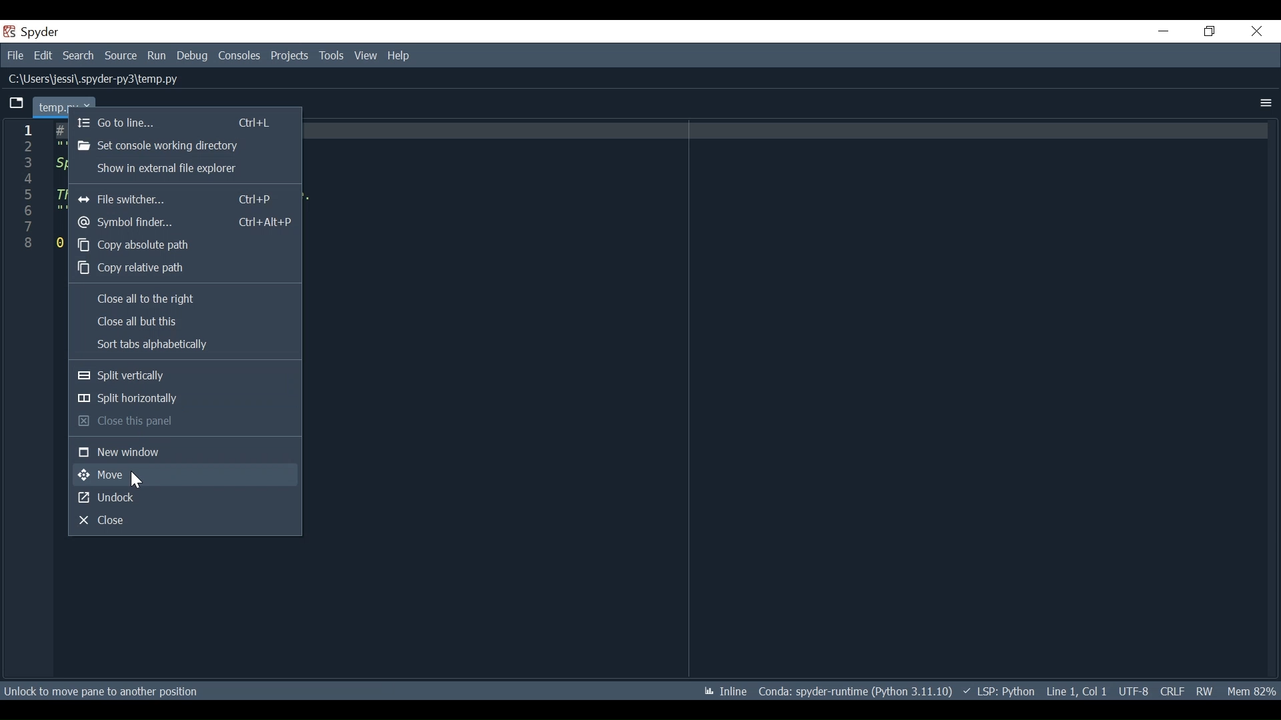 This screenshot has height=720, width=1281. What do you see at coordinates (331, 55) in the screenshot?
I see `Tools` at bounding box center [331, 55].